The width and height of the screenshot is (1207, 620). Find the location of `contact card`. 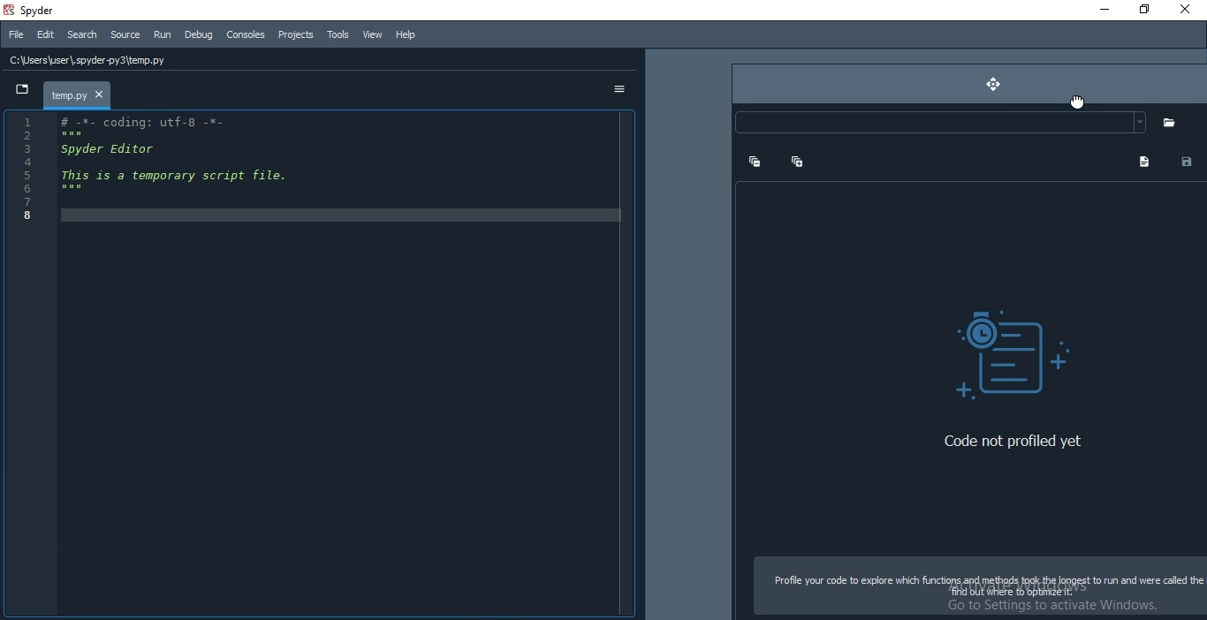

contact card is located at coordinates (1187, 162).